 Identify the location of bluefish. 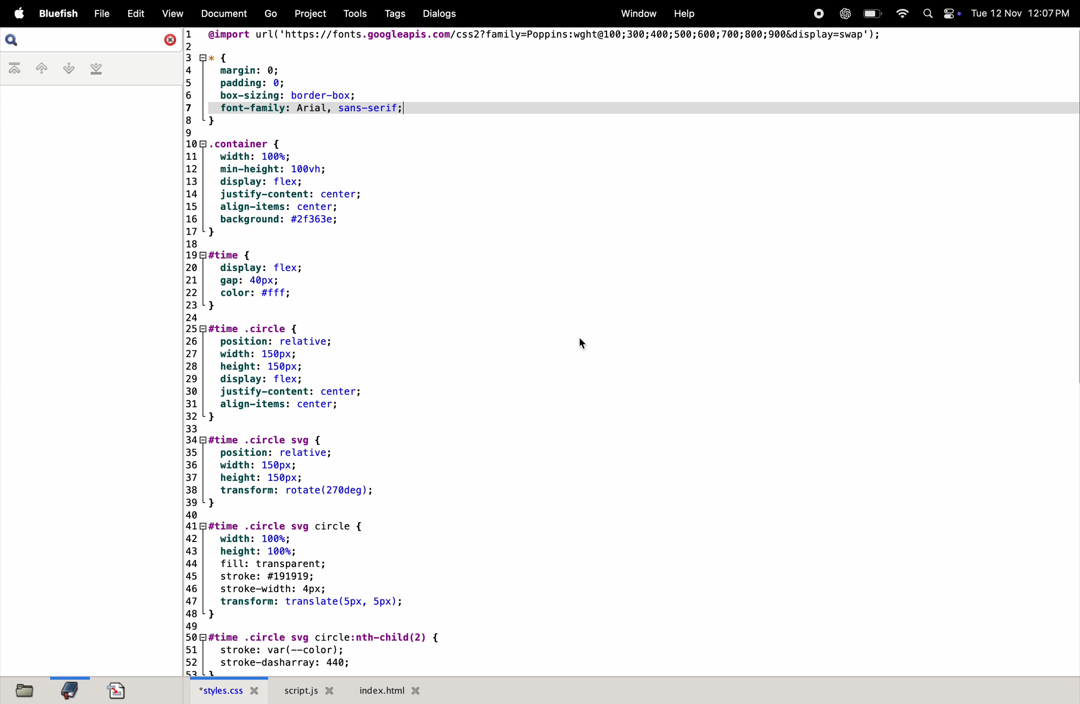
(60, 14).